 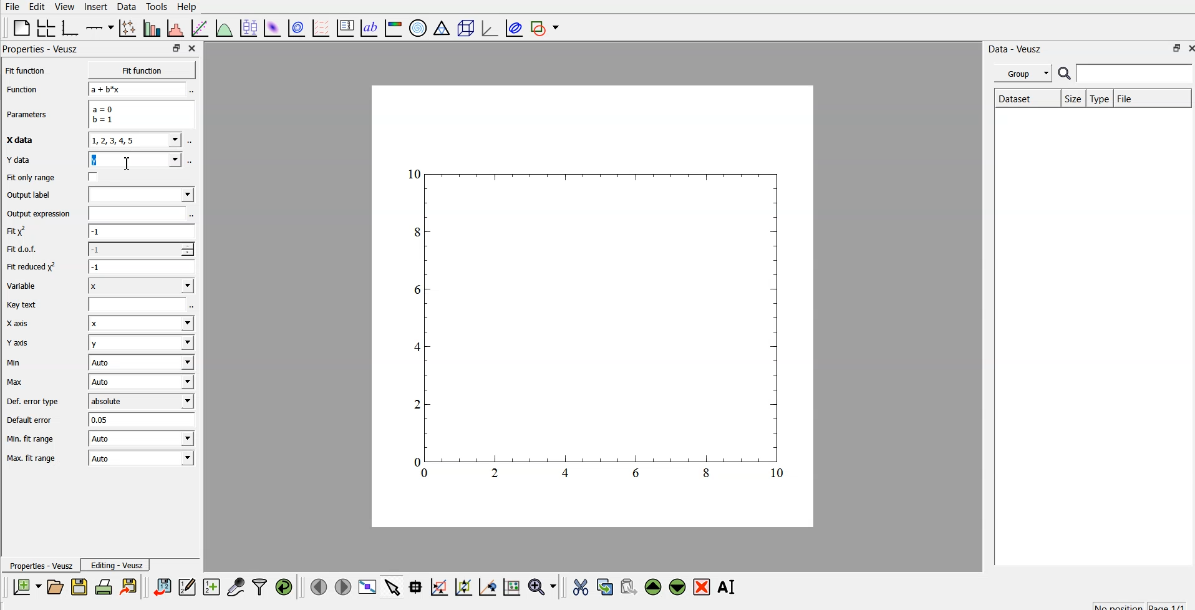 I want to click on filter data, so click(x=261, y=588).